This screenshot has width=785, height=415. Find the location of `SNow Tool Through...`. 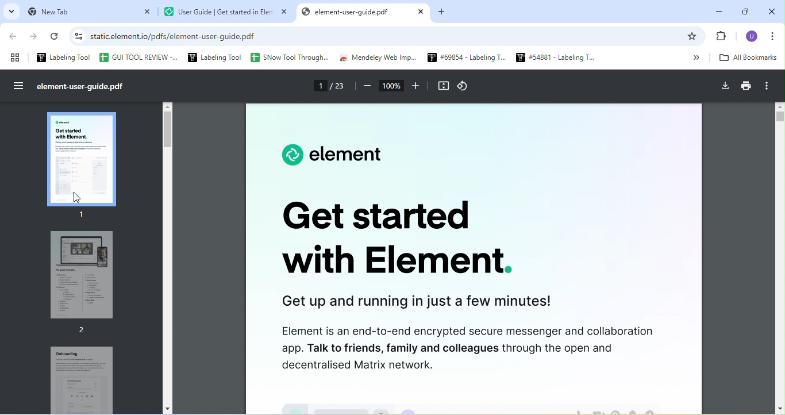

SNow Tool Through... is located at coordinates (290, 58).